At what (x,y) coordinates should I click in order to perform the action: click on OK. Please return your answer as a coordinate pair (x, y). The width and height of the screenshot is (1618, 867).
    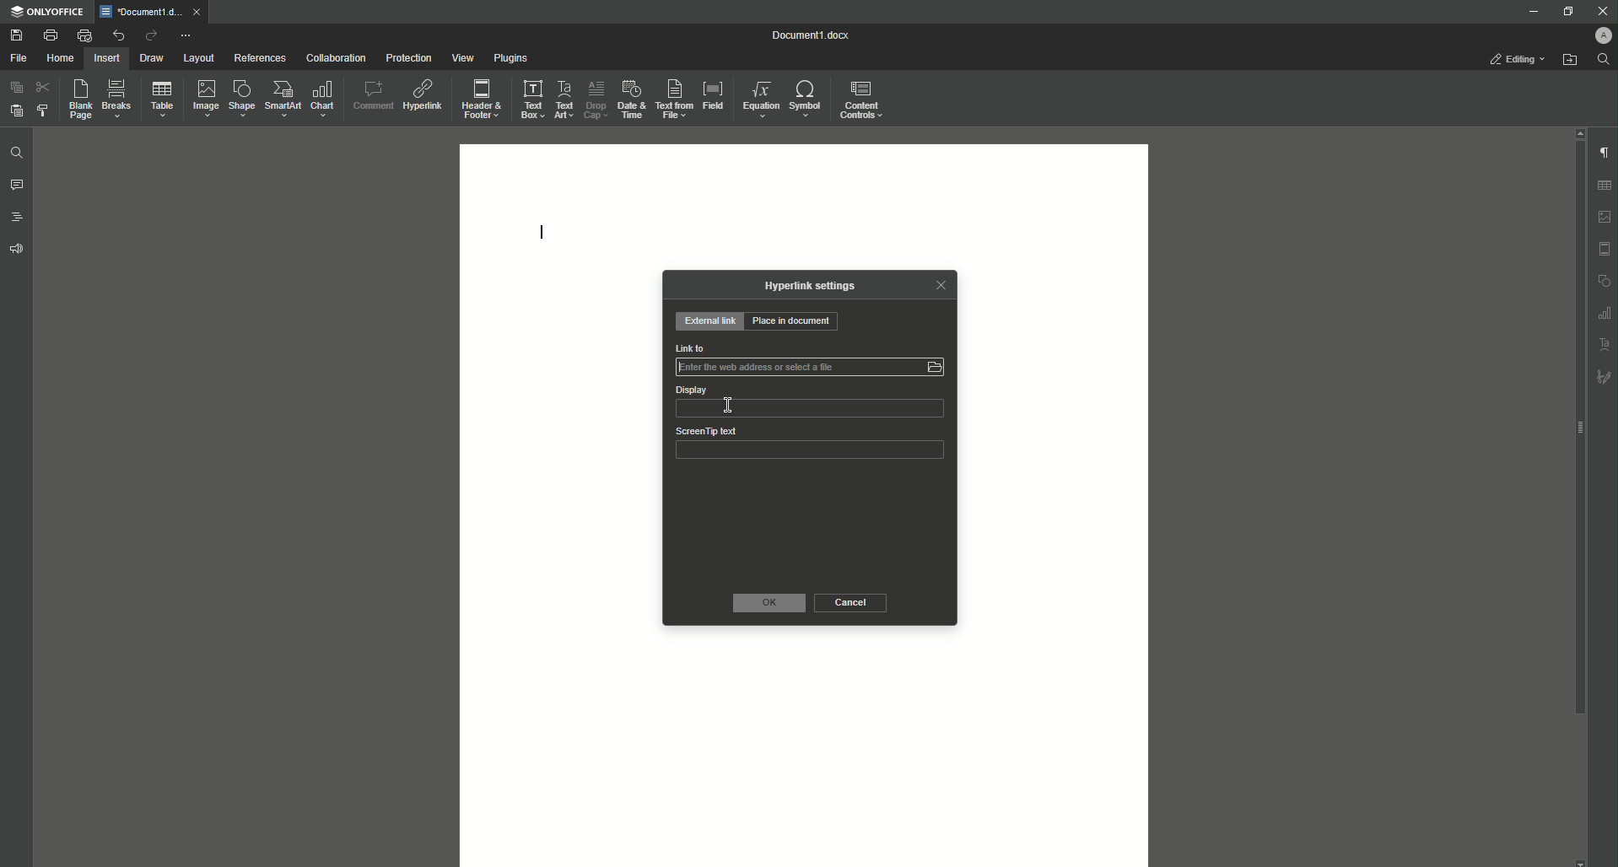
    Looking at the image, I should click on (769, 602).